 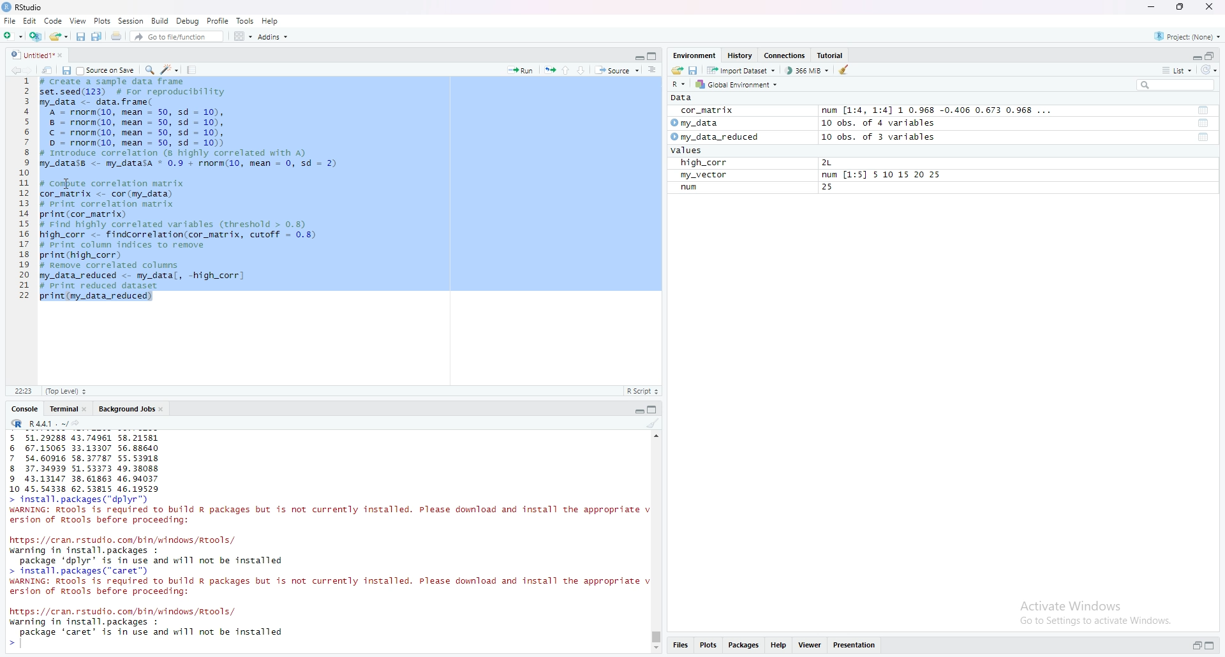 I want to click on 11:1, so click(x=25, y=392).